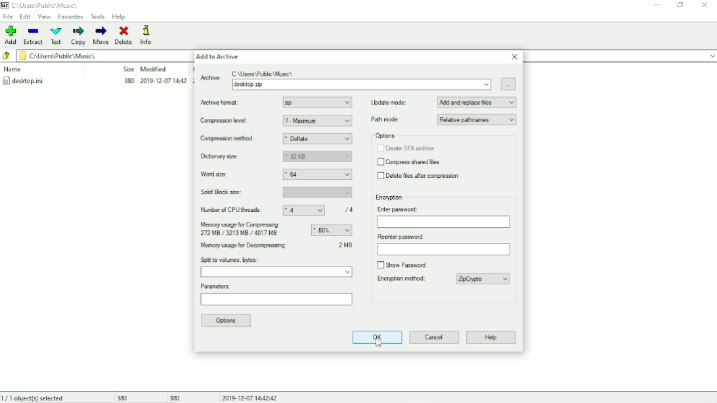  Describe the element at coordinates (277, 268) in the screenshot. I see `Split to volumes` at that location.